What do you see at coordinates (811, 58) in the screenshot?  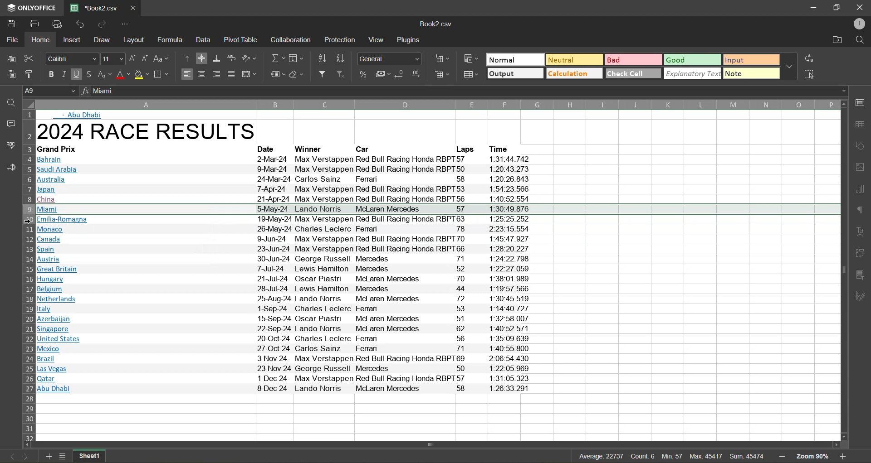 I see `replace` at bounding box center [811, 58].